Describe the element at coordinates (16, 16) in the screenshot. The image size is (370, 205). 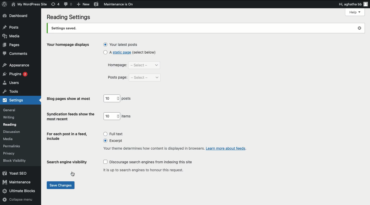
I see `dashboard ` at that location.